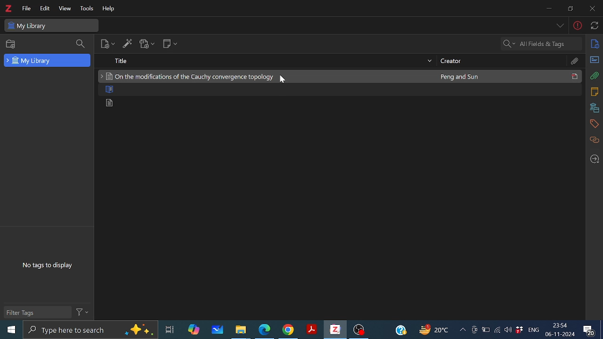  I want to click on Close, so click(591, 9).